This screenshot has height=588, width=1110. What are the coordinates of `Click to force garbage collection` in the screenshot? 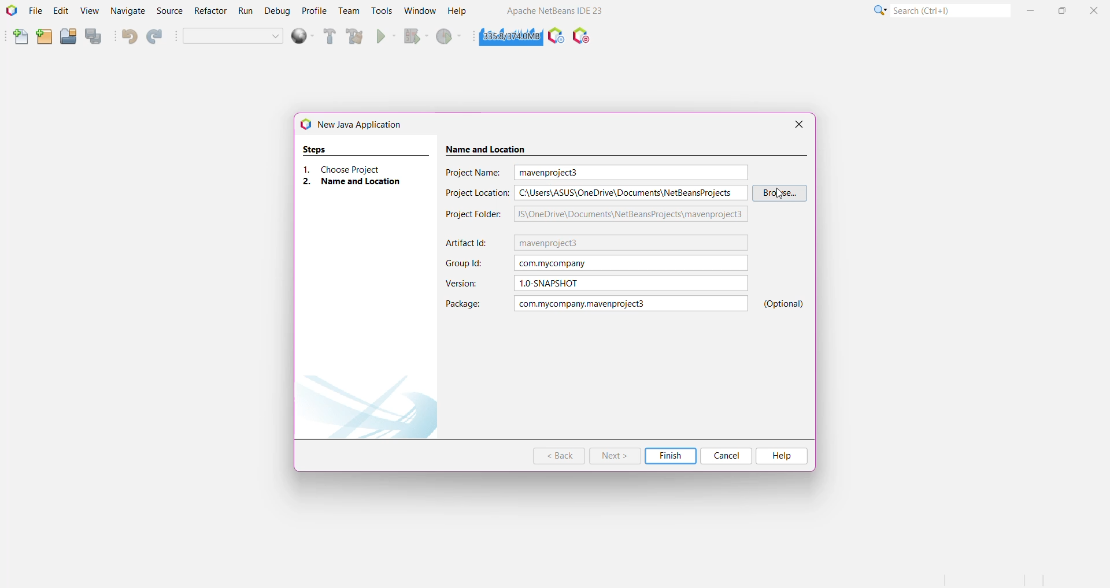 It's located at (508, 37).